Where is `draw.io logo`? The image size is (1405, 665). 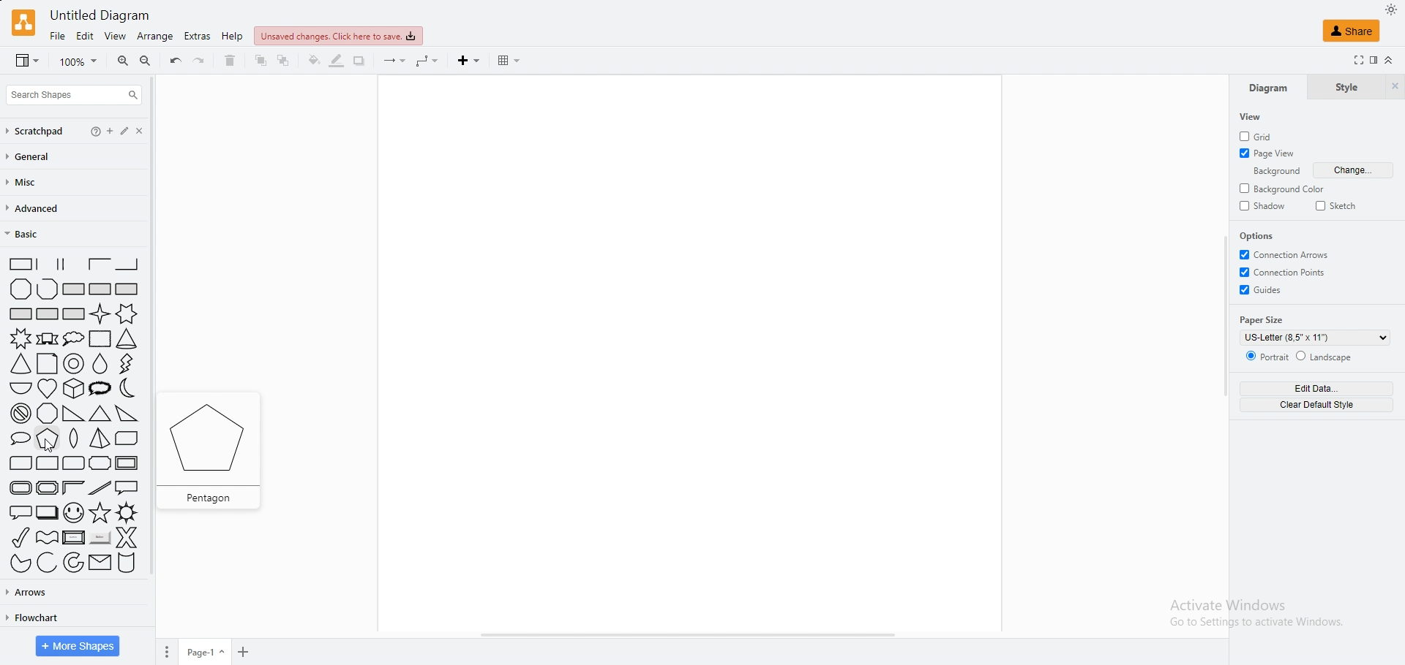
draw.io logo is located at coordinates (22, 22).